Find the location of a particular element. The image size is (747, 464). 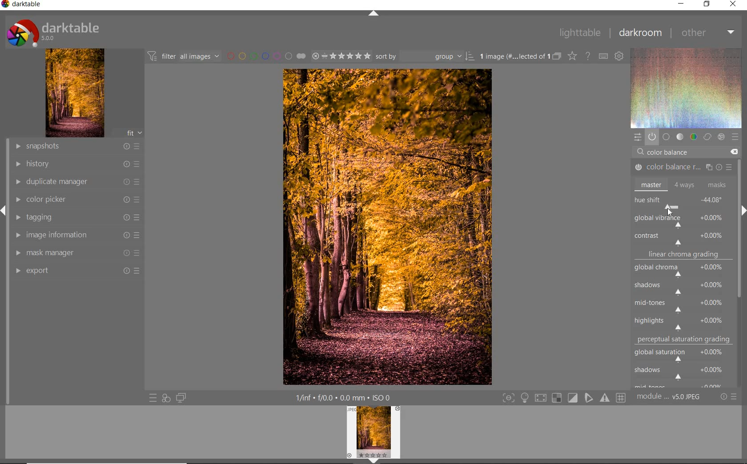

define keyboard shortcut is located at coordinates (603, 56).